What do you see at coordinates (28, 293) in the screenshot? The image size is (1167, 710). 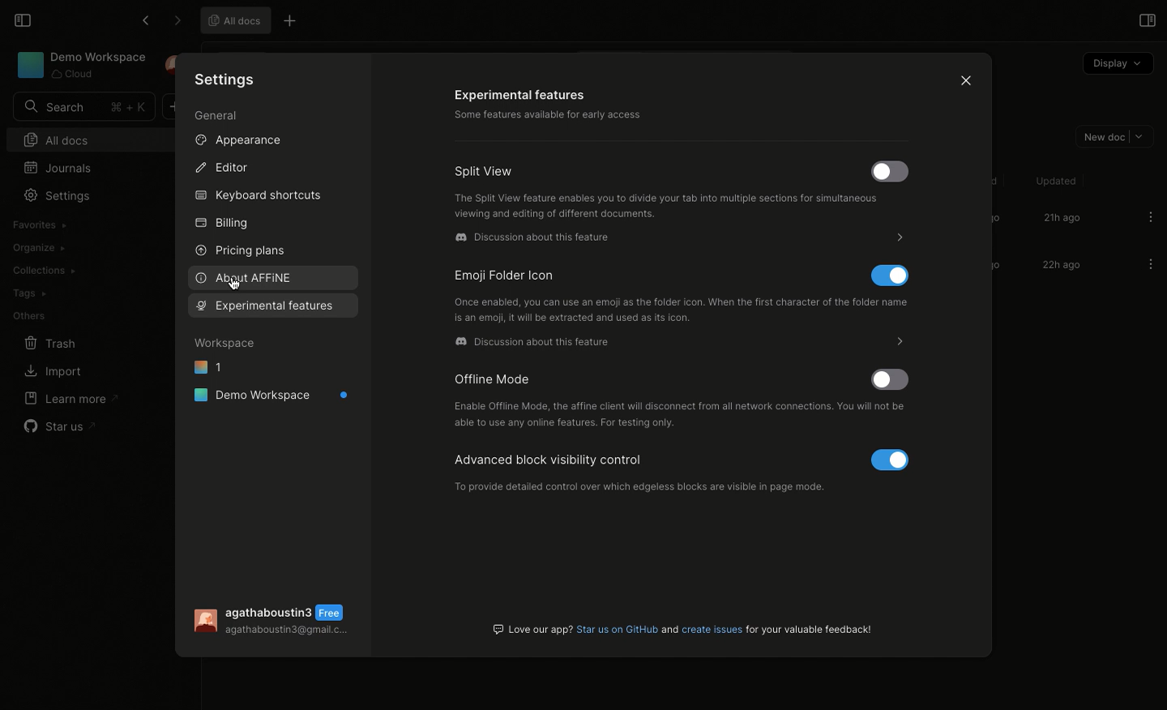 I see `Tags` at bounding box center [28, 293].